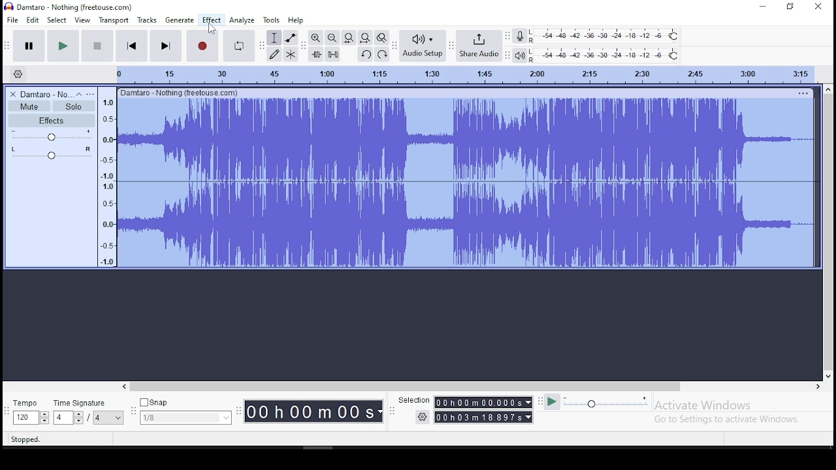 Image resolution: width=836 pixels, height=470 pixels. Describe the element at coordinates (50, 136) in the screenshot. I see `volume` at that location.